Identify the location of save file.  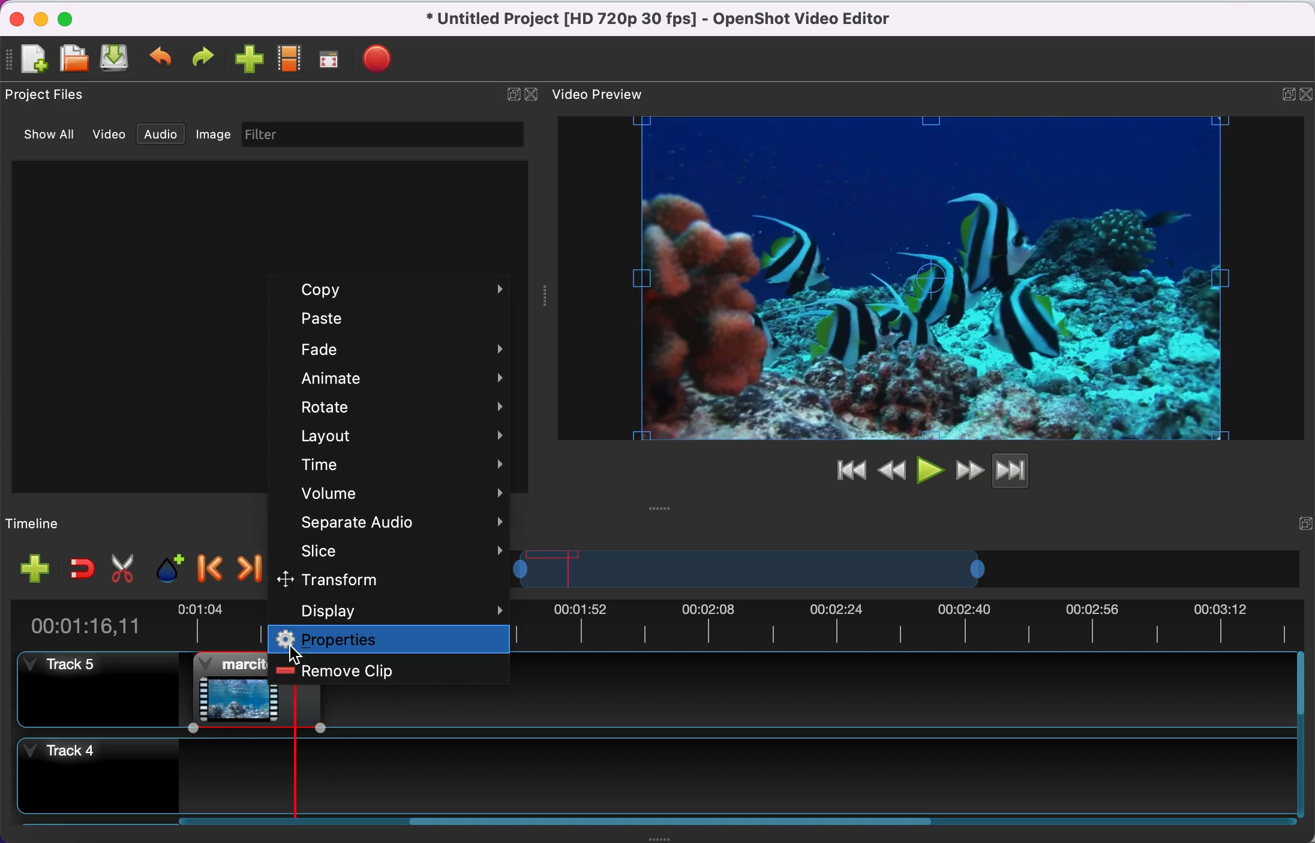
(116, 61).